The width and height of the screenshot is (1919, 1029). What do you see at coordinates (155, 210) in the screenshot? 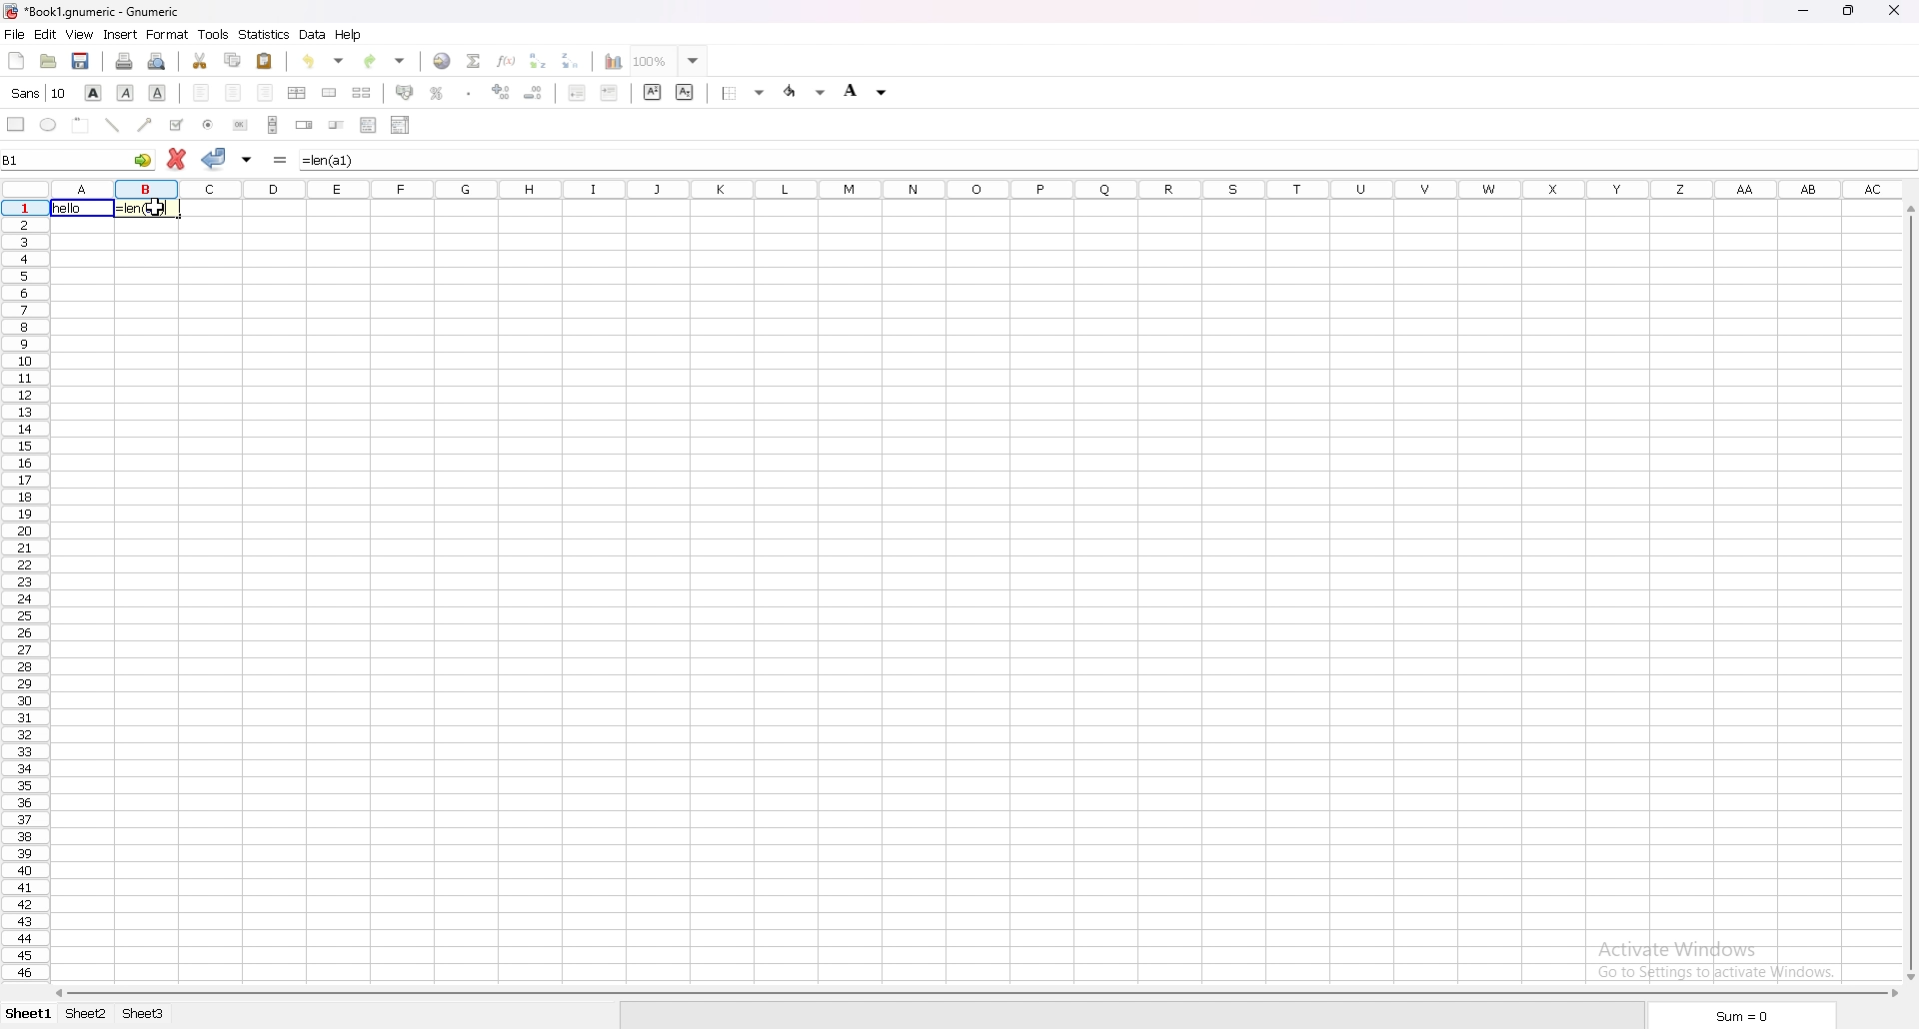
I see `cursor` at bounding box center [155, 210].